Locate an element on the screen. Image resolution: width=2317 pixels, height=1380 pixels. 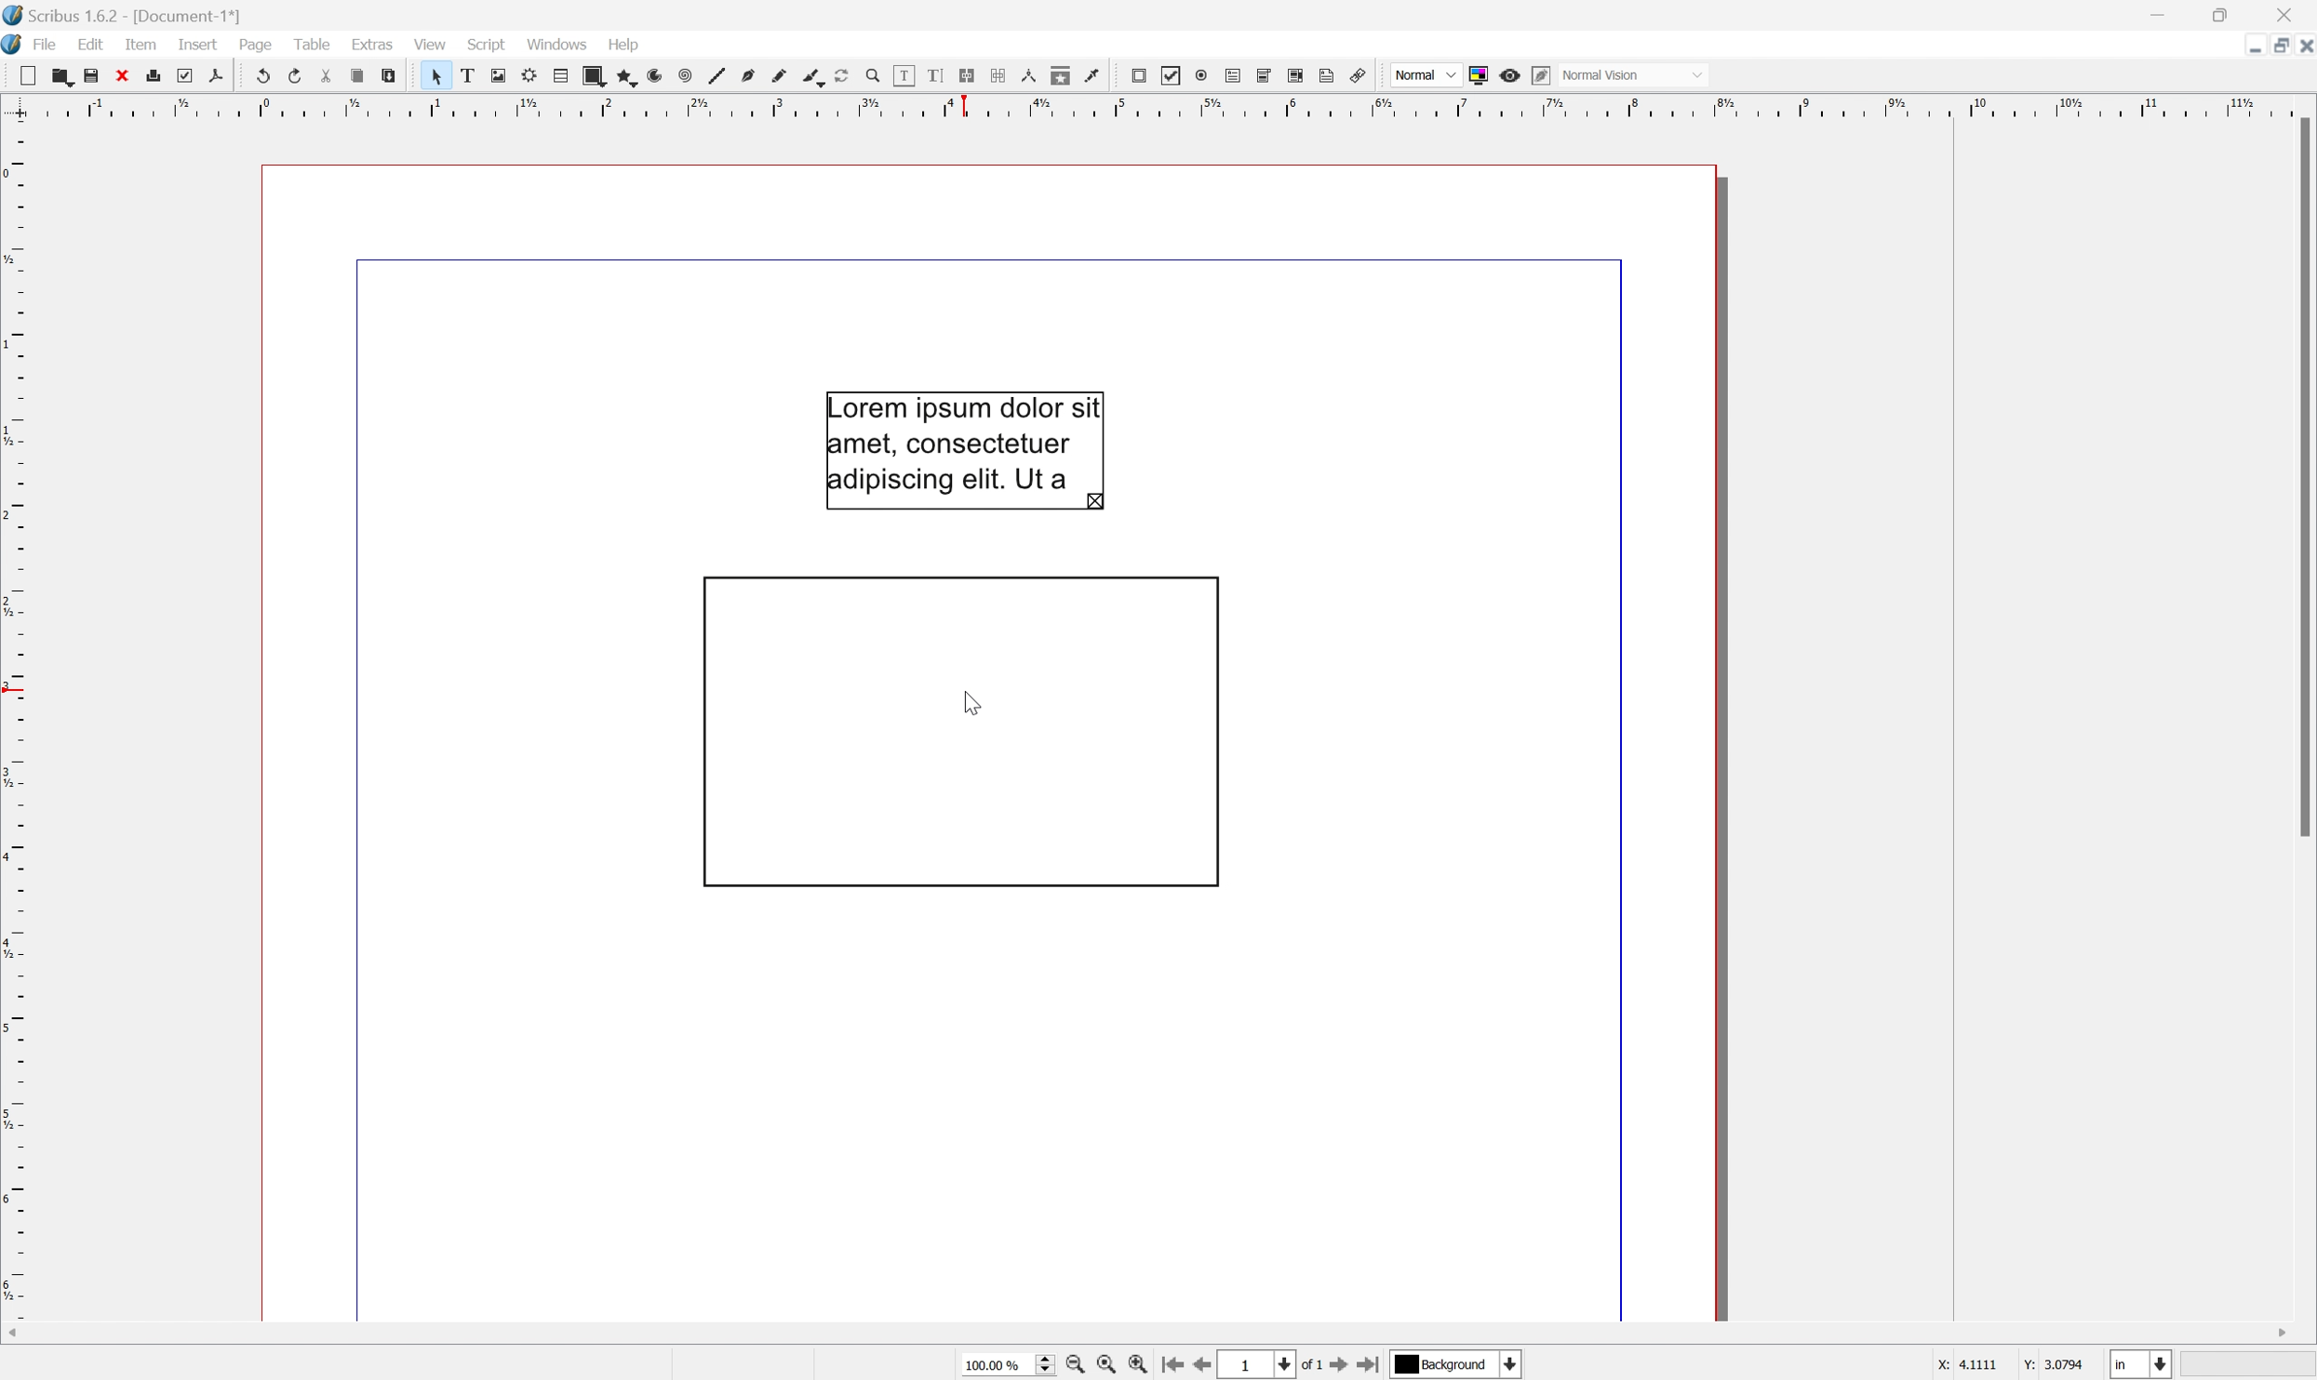
Normal mode is located at coordinates (1638, 75).